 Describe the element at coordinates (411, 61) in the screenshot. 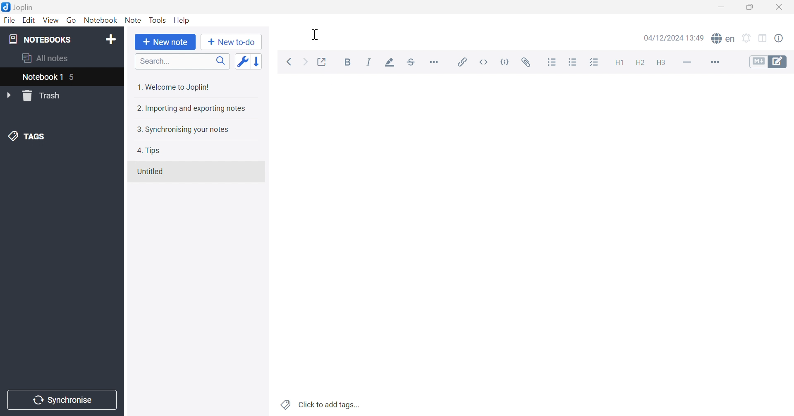

I see `Strikethrough` at that location.